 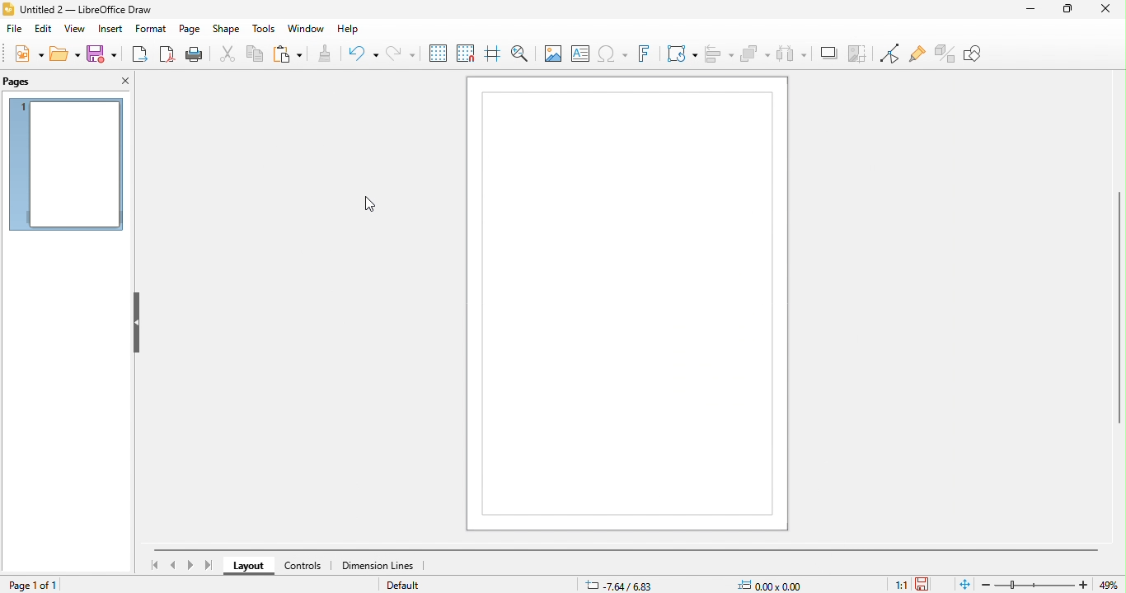 I want to click on snap to grid, so click(x=465, y=53).